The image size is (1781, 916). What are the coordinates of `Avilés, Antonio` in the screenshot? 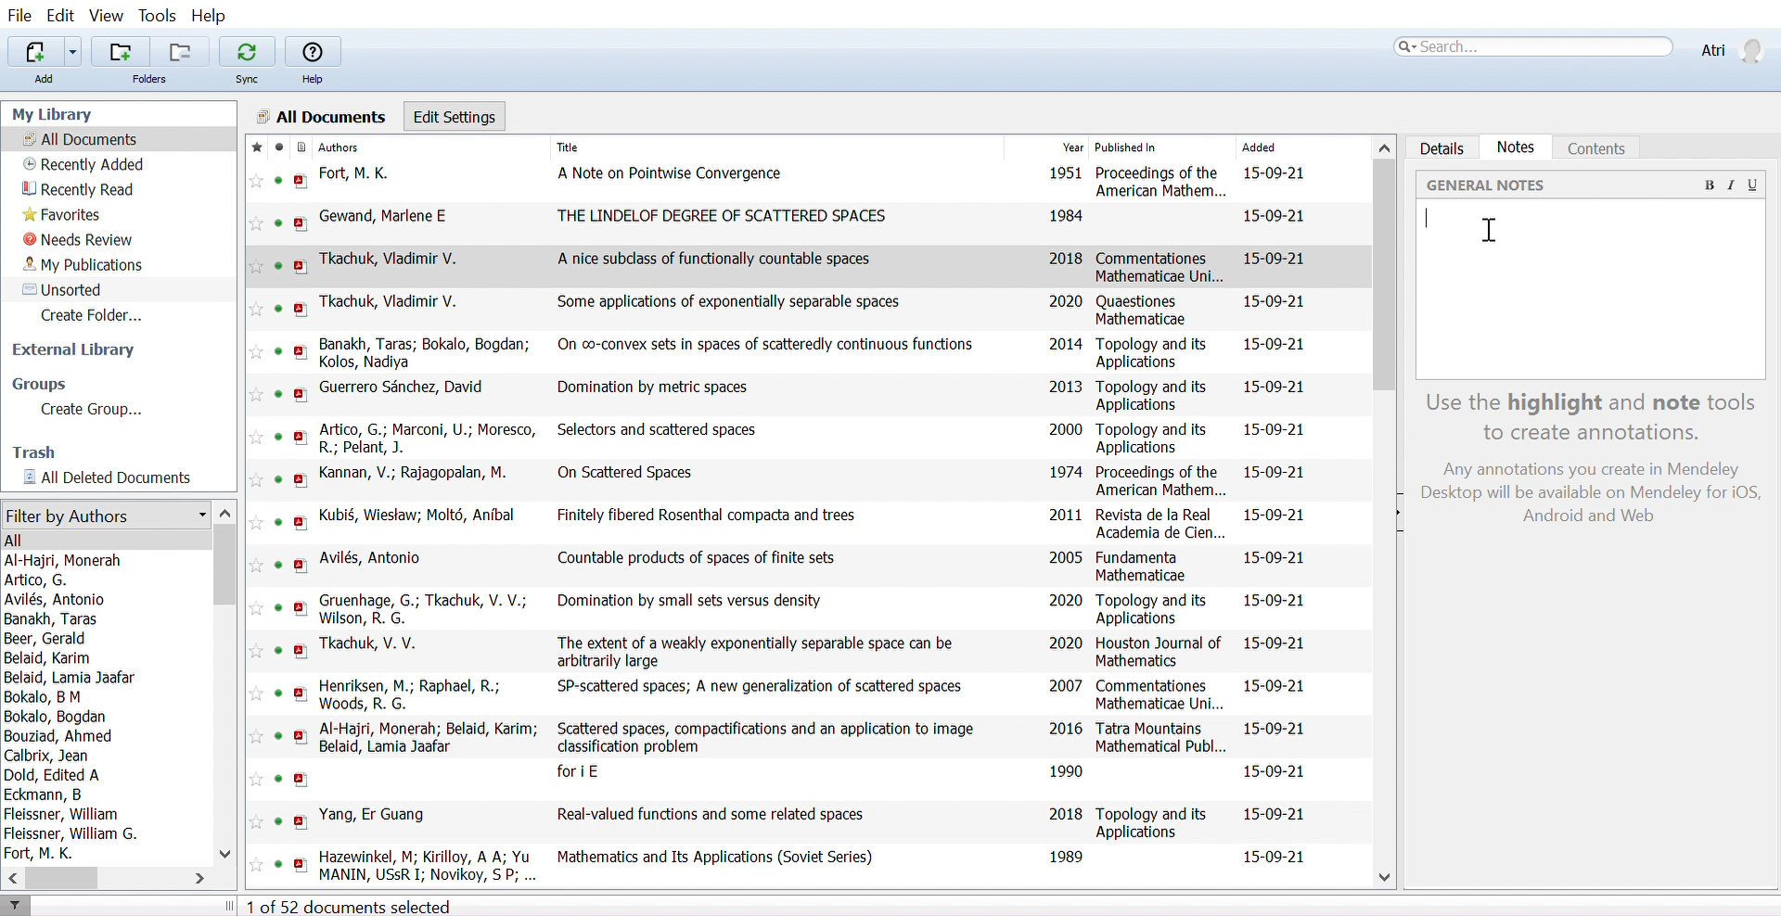 It's located at (370, 556).